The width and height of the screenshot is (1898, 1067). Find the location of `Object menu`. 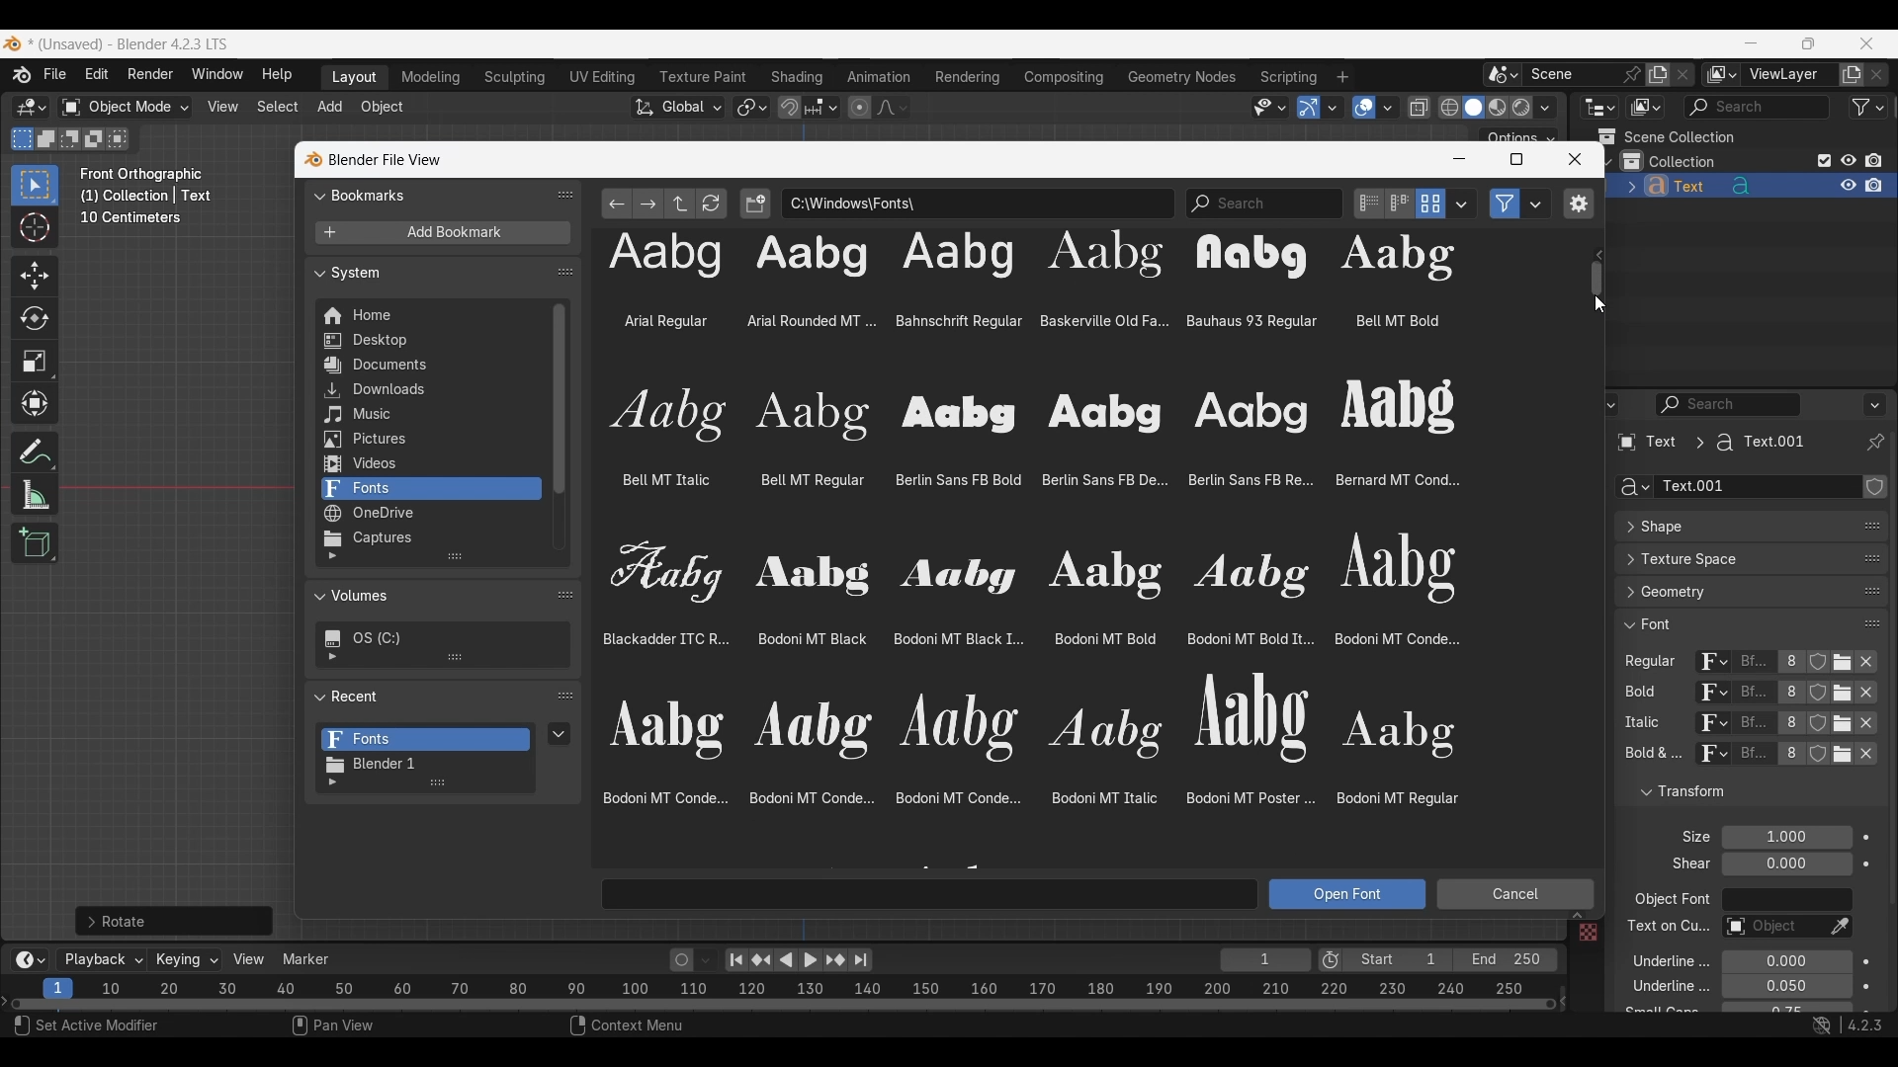

Object menu is located at coordinates (384, 108).